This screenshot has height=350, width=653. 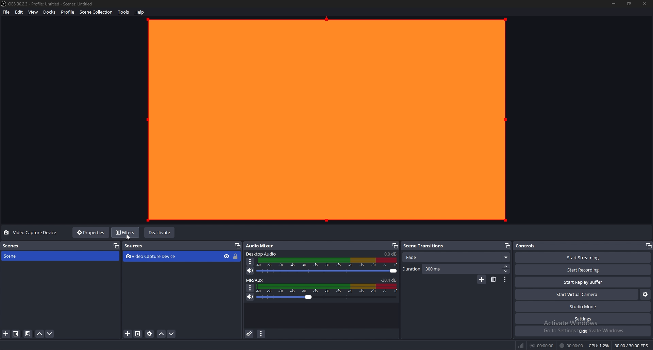 I want to click on configure virtual camera, so click(x=646, y=295).